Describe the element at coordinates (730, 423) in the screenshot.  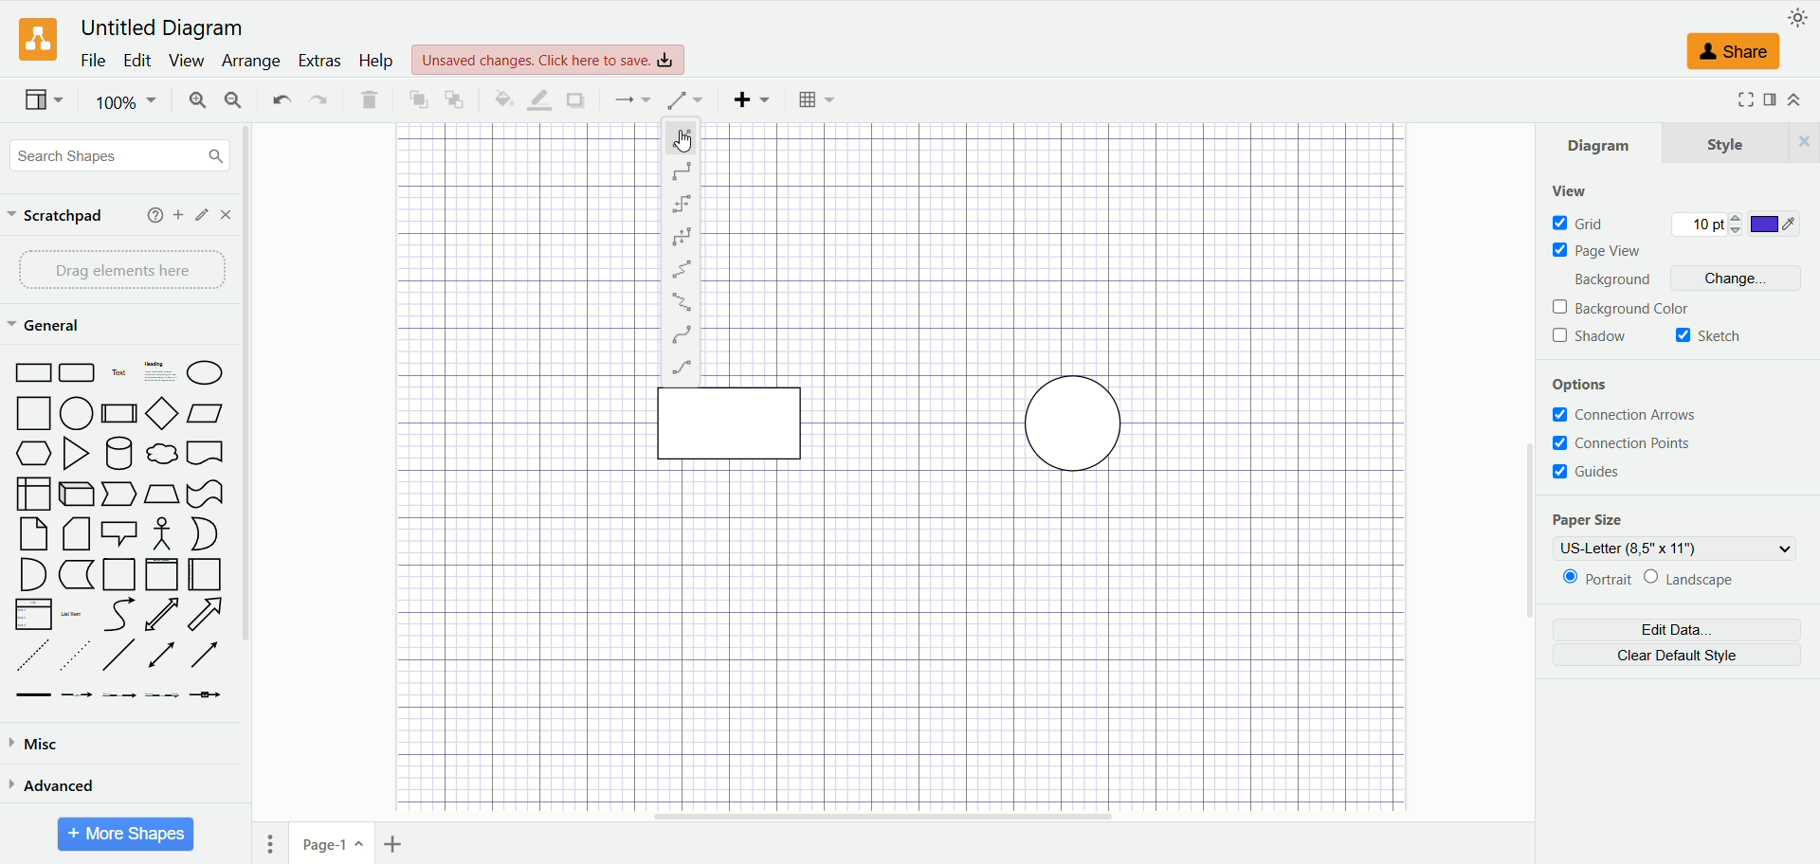
I see `rectangle` at that location.